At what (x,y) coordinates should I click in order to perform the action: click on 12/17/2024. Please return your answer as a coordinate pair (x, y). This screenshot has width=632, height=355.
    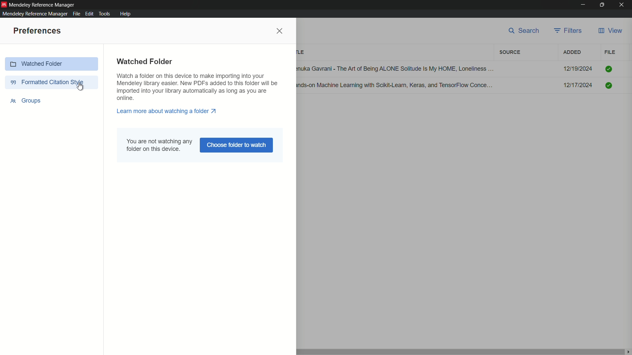
    Looking at the image, I should click on (578, 85).